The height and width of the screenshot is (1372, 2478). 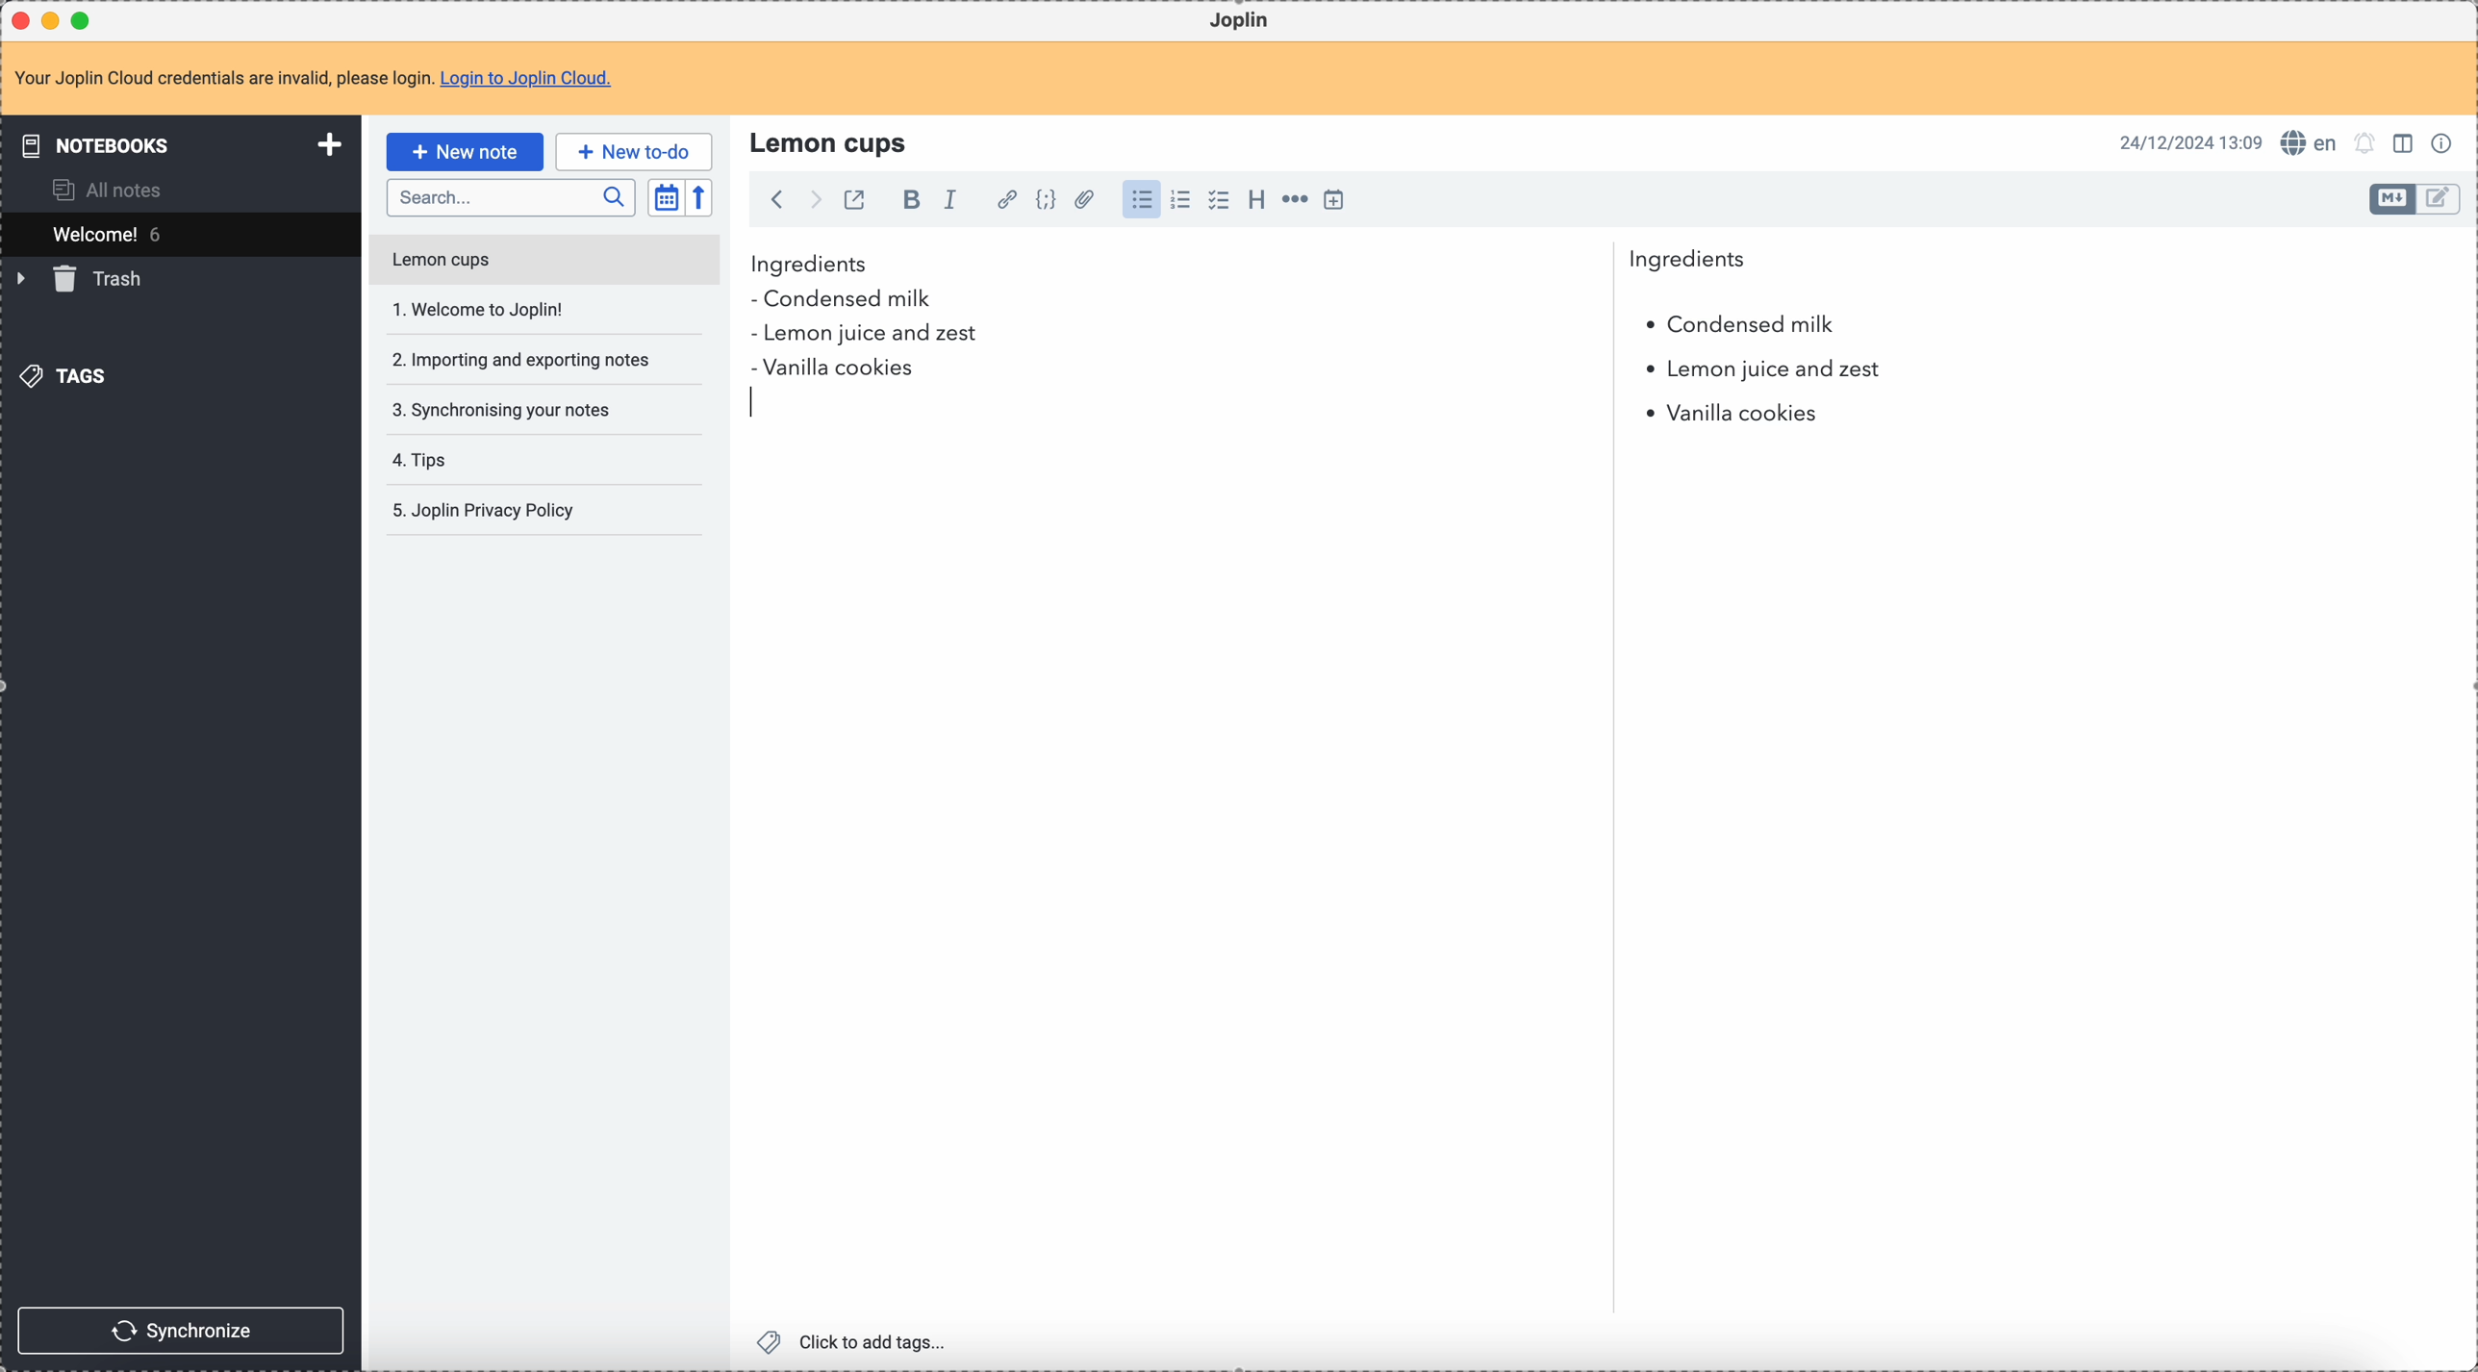 What do you see at coordinates (2445, 141) in the screenshot?
I see `note properties` at bounding box center [2445, 141].